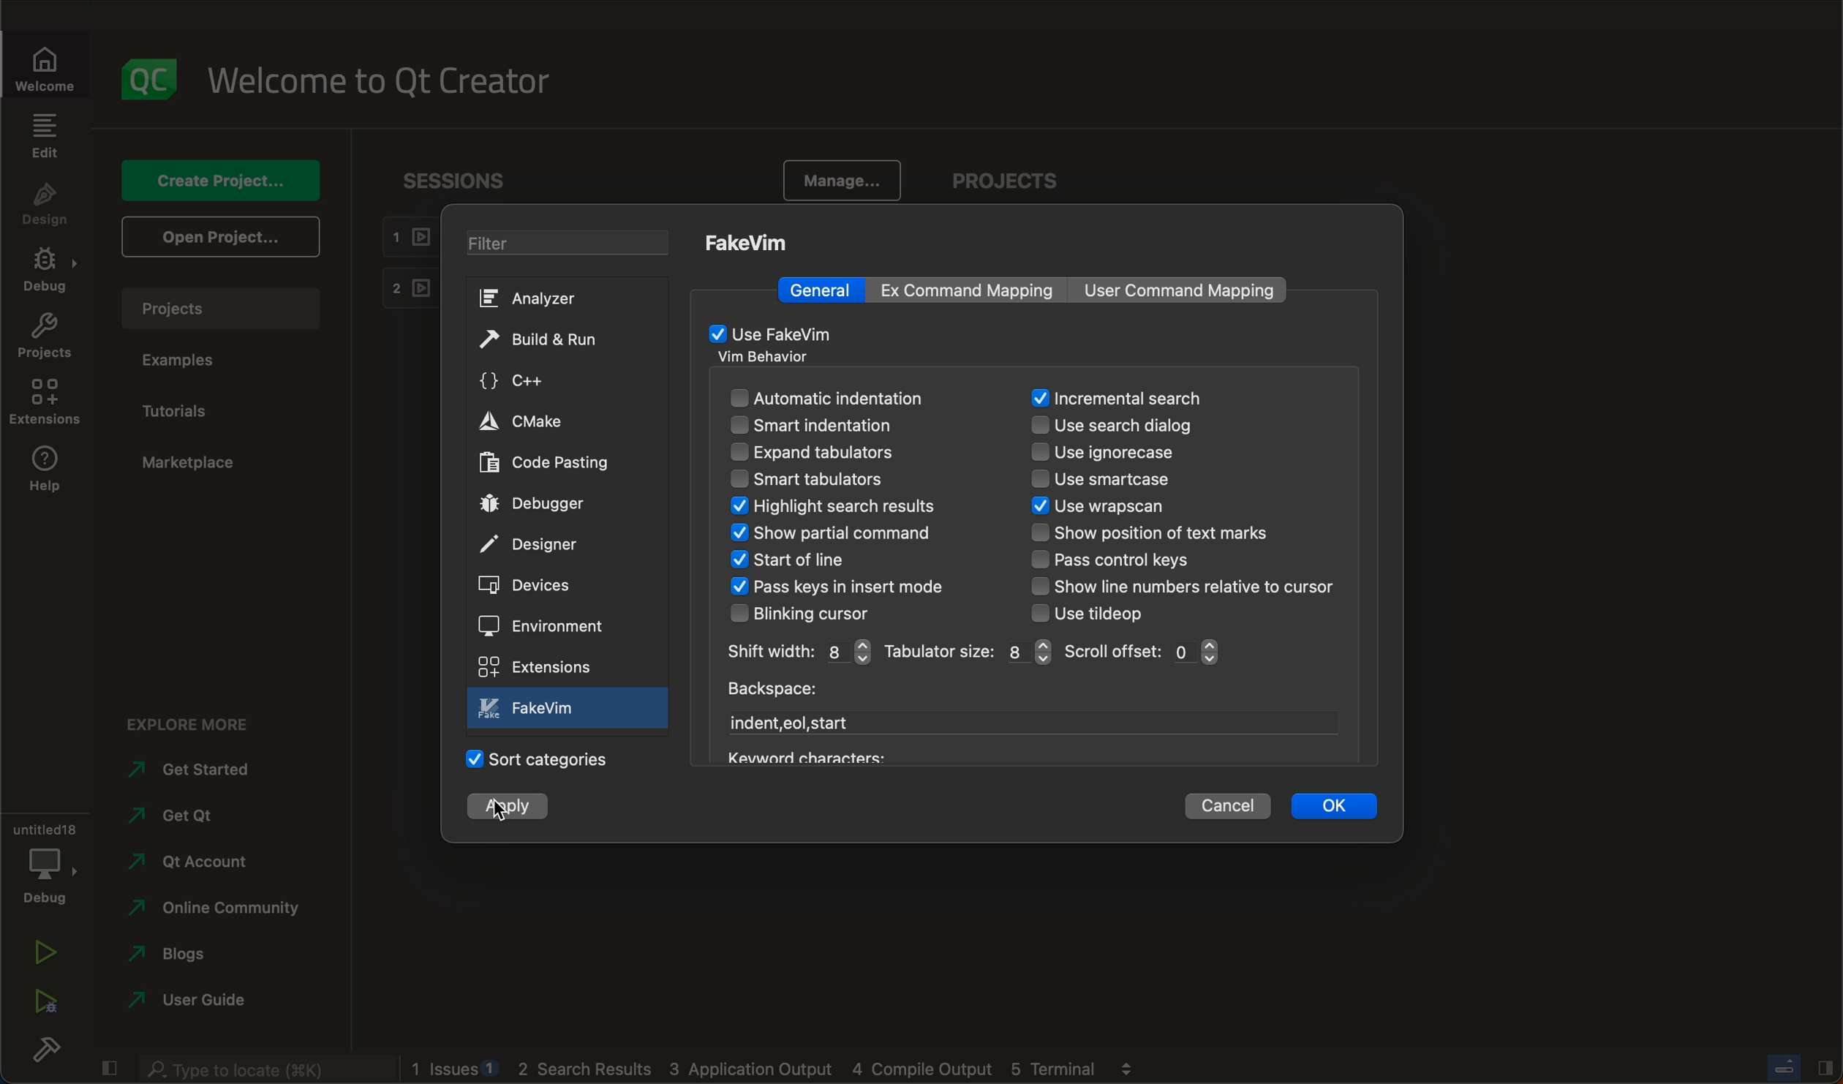  What do you see at coordinates (206, 769) in the screenshot?
I see `started` at bounding box center [206, 769].